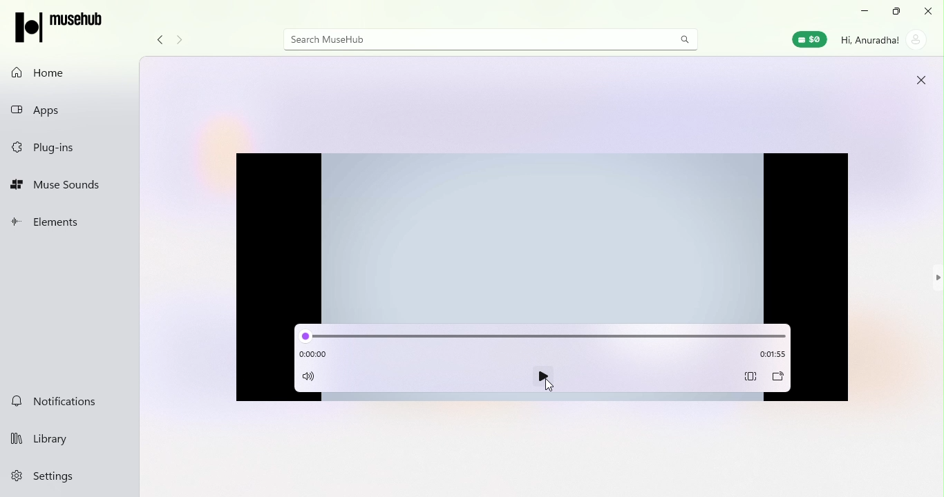  Describe the element at coordinates (542, 376) in the screenshot. I see `play` at that location.